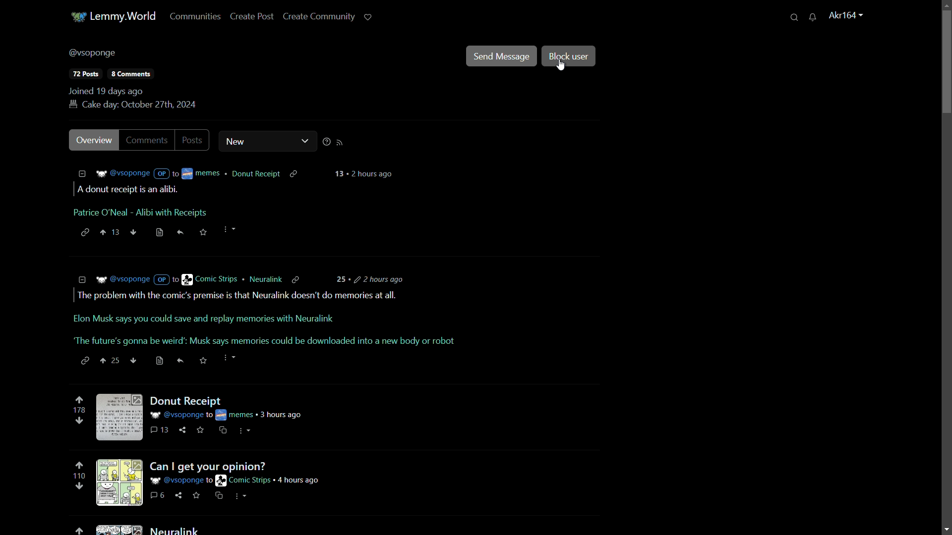  Describe the element at coordinates (158, 232) in the screenshot. I see `save` at that location.